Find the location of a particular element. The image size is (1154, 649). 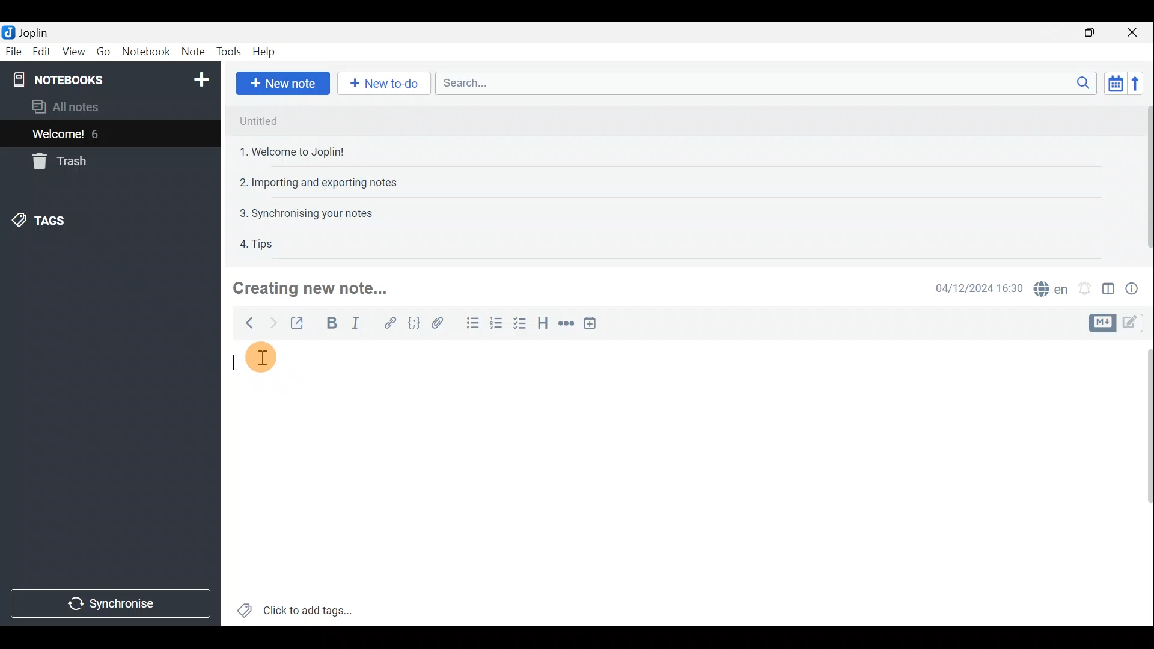

Bold is located at coordinates (330, 323).